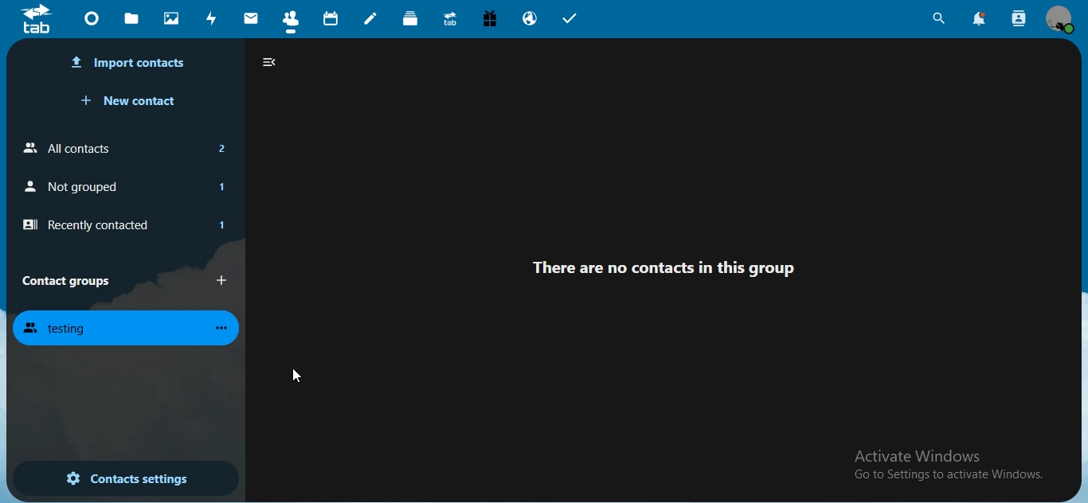 This screenshot has width=1088, height=503. What do you see at coordinates (371, 18) in the screenshot?
I see `notes` at bounding box center [371, 18].